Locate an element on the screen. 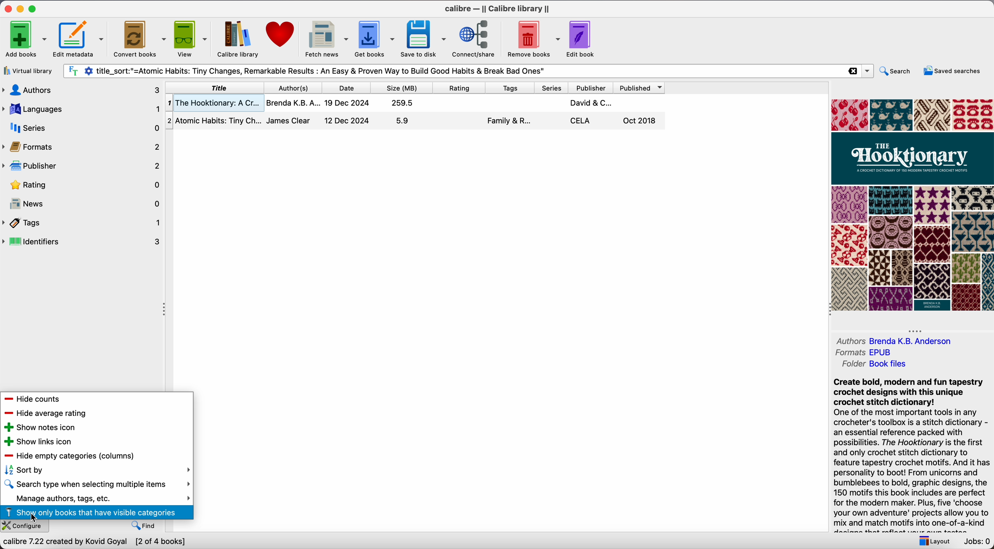  clear is located at coordinates (853, 71).